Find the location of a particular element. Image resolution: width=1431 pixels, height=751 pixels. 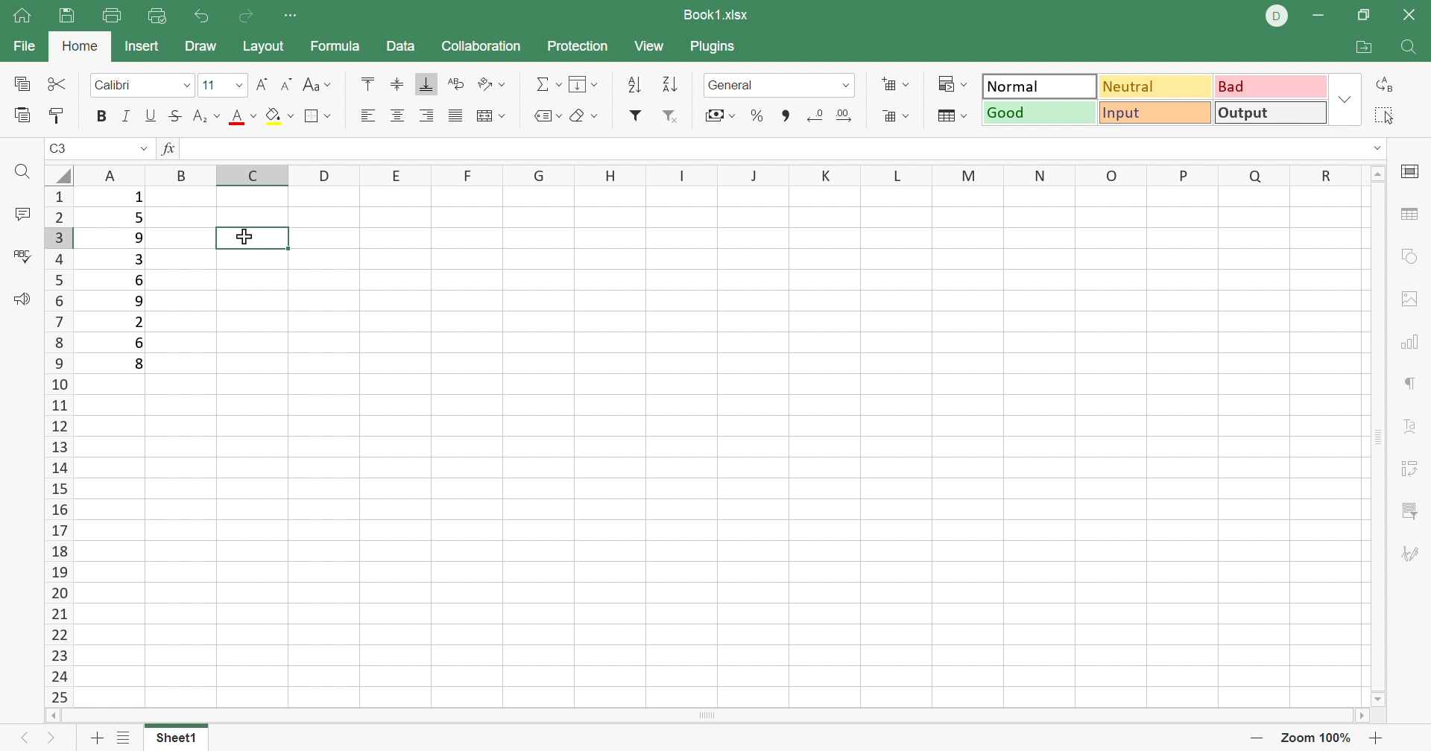

Output is located at coordinates (1272, 113).